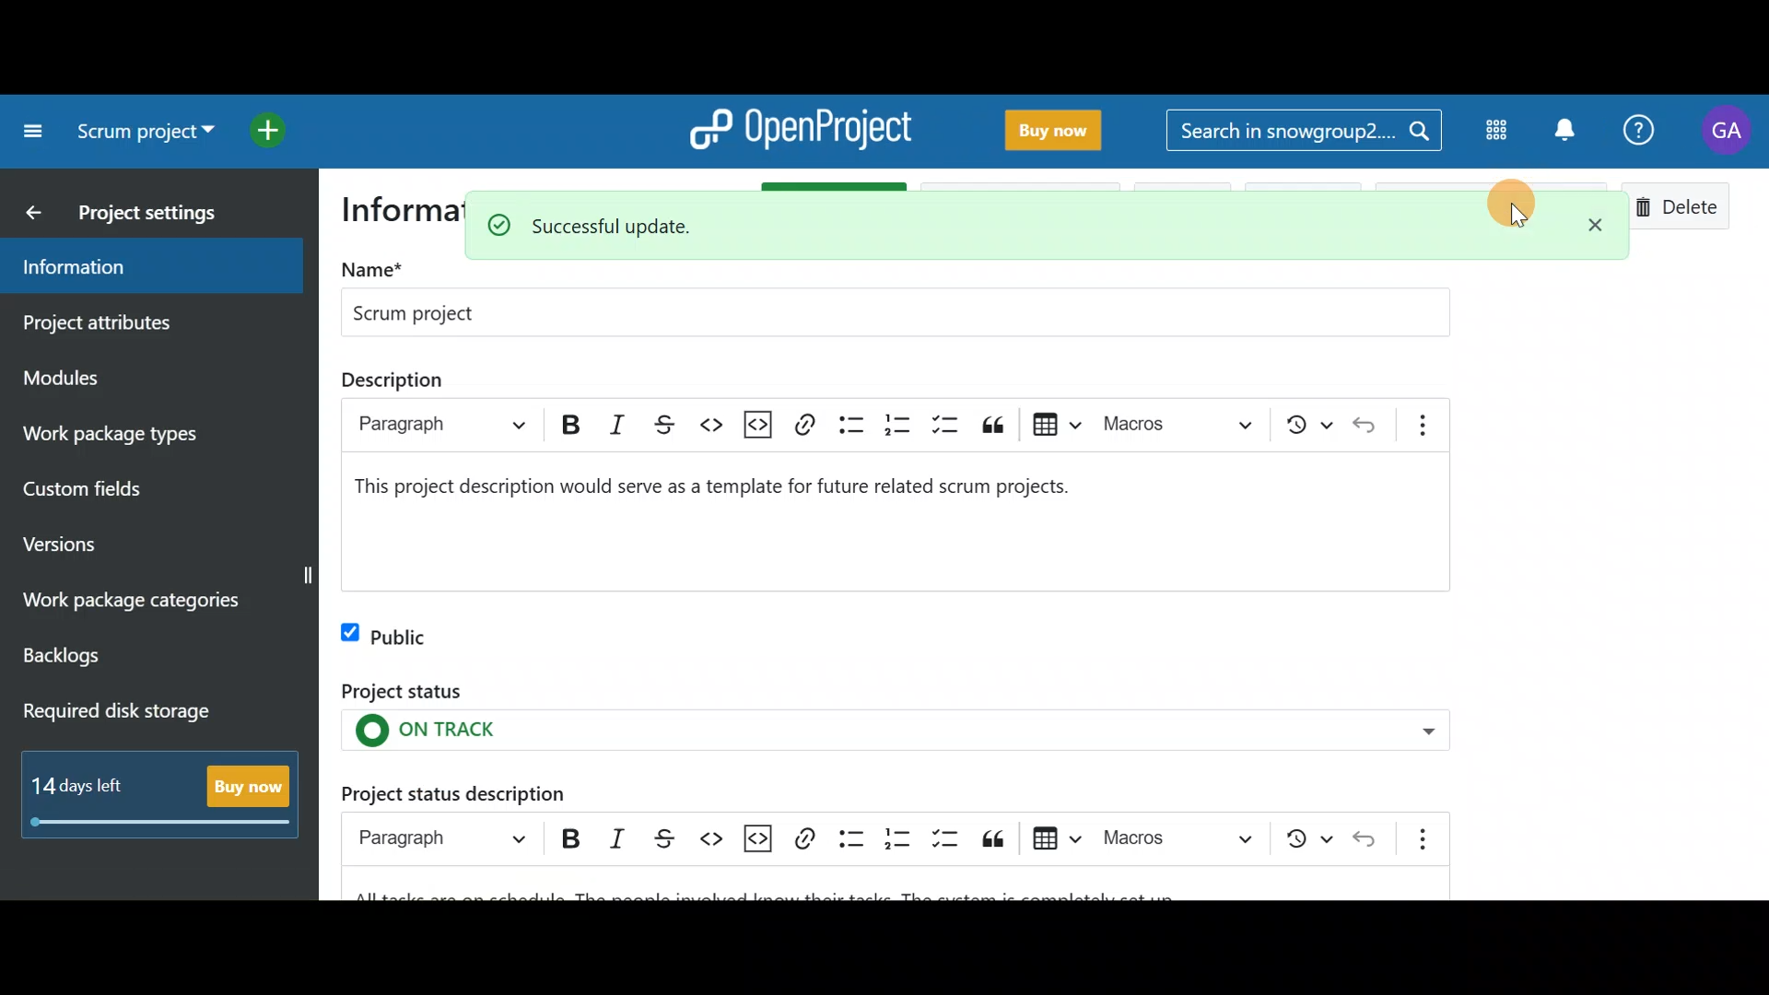 This screenshot has height=995, width=1769. What do you see at coordinates (1365, 837) in the screenshot?
I see `Undo` at bounding box center [1365, 837].